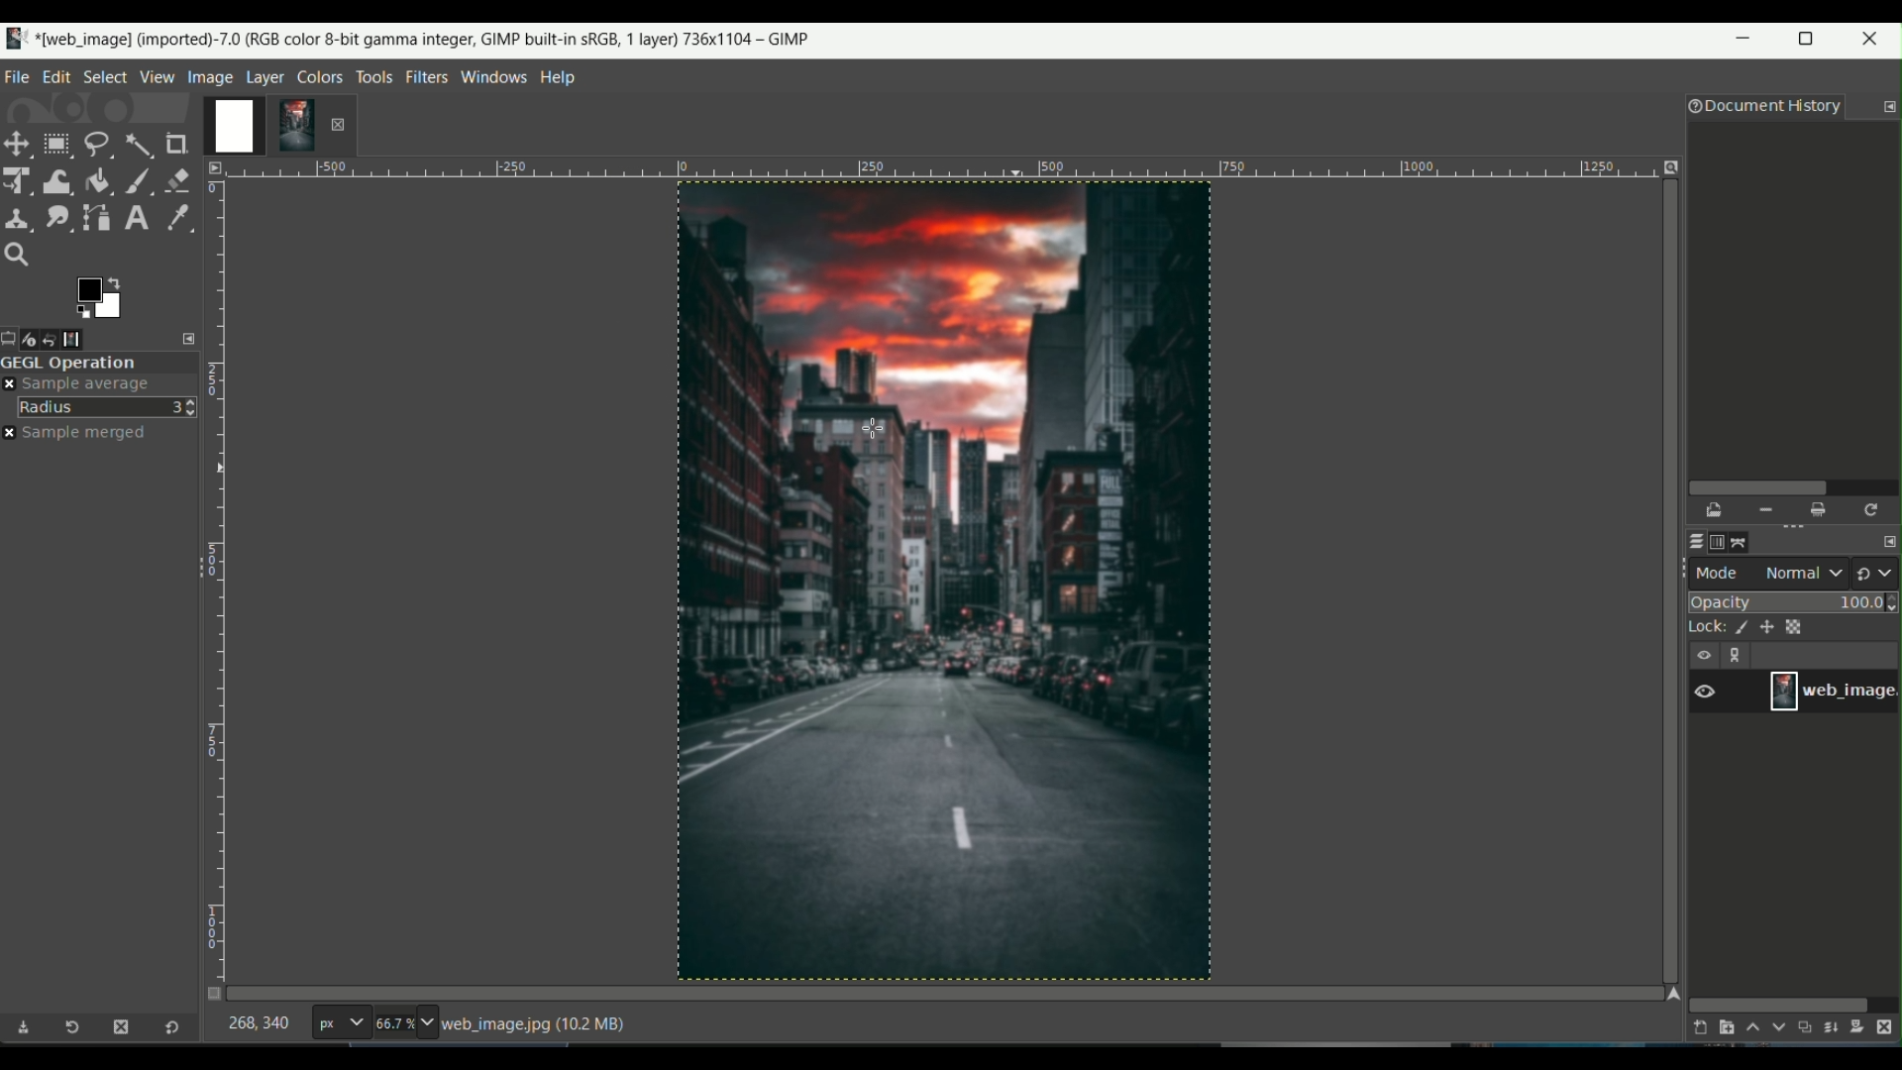  Describe the element at coordinates (18, 74) in the screenshot. I see `file tab` at that location.